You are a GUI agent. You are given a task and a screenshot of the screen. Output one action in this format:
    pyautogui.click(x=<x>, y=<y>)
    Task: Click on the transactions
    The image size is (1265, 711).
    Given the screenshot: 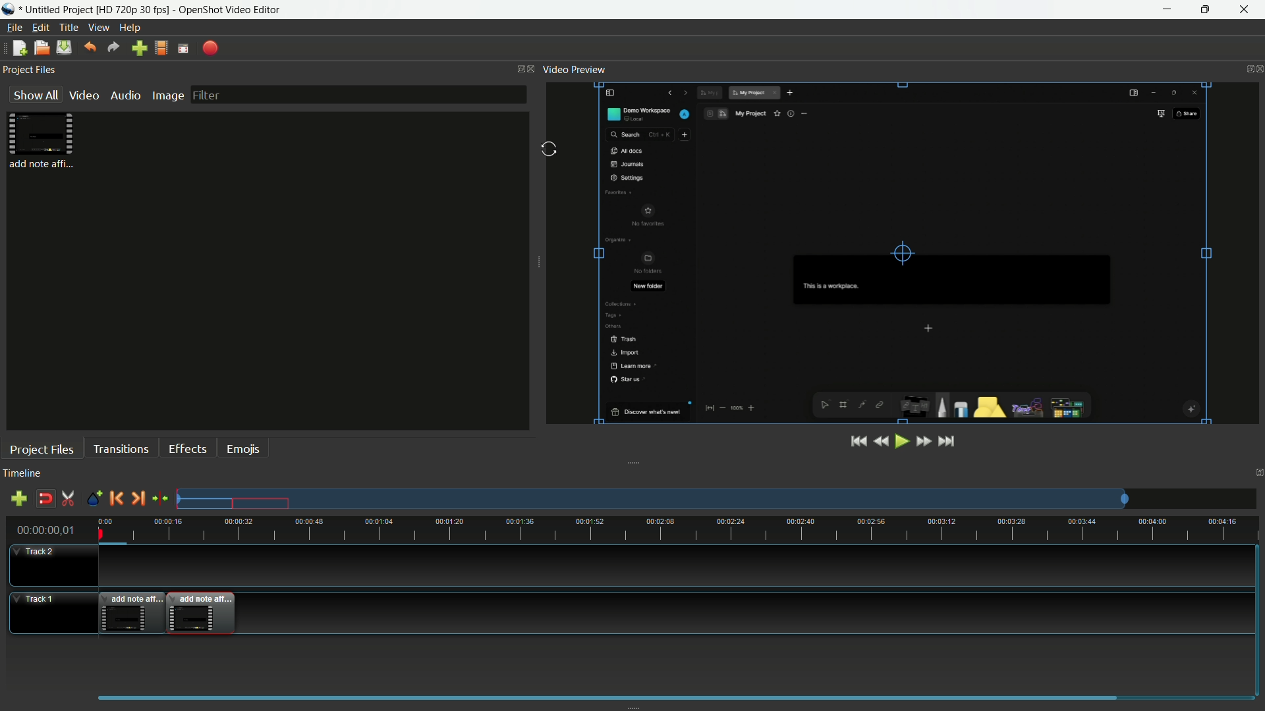 What is the action you would take?
    pyautogui.click(x=121, y=448)
    